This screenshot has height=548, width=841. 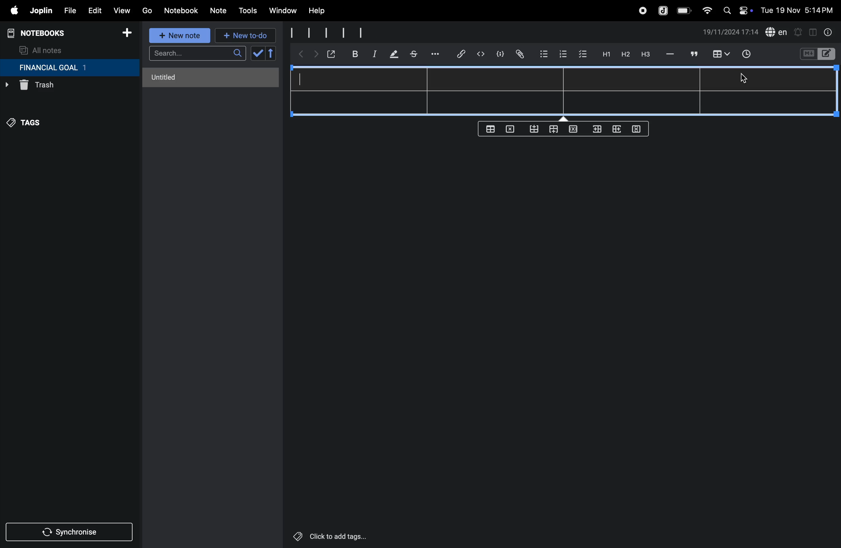 I want to click on insert table, so click(x=720, y=55).